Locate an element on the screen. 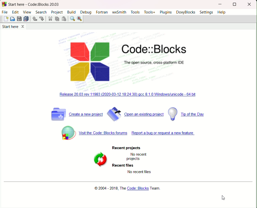 Image resolution: width=257 pixels, height=208 pixels. minimize is located at coordinates (220, 4).